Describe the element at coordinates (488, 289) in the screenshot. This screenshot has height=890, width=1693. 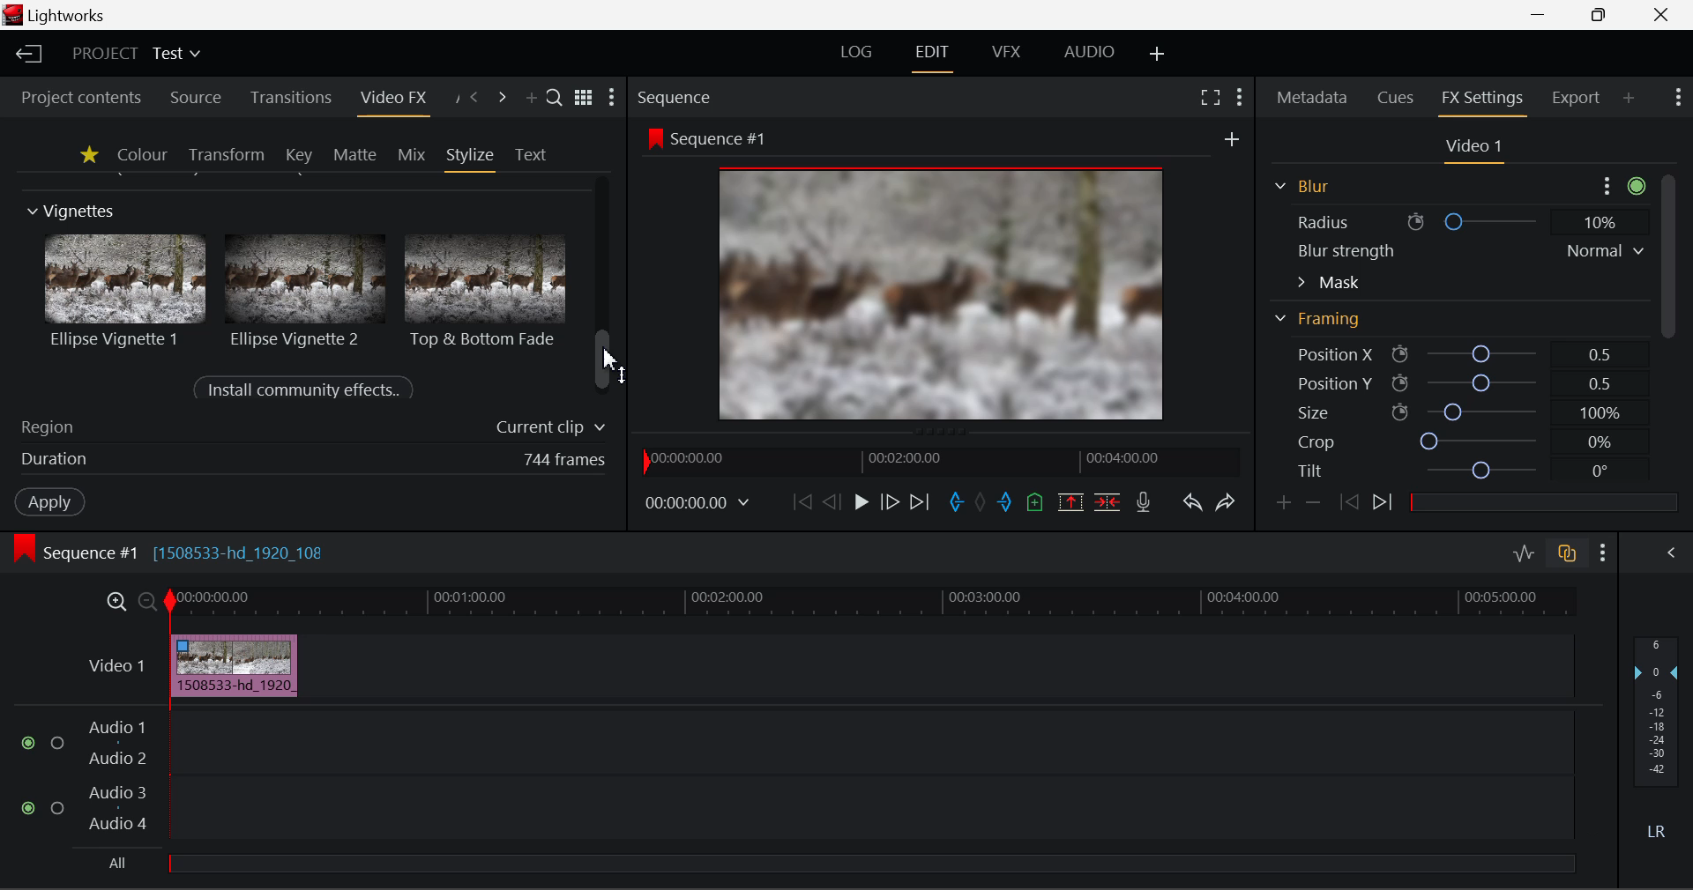
I see `Top & Bottom Fade` at that location.